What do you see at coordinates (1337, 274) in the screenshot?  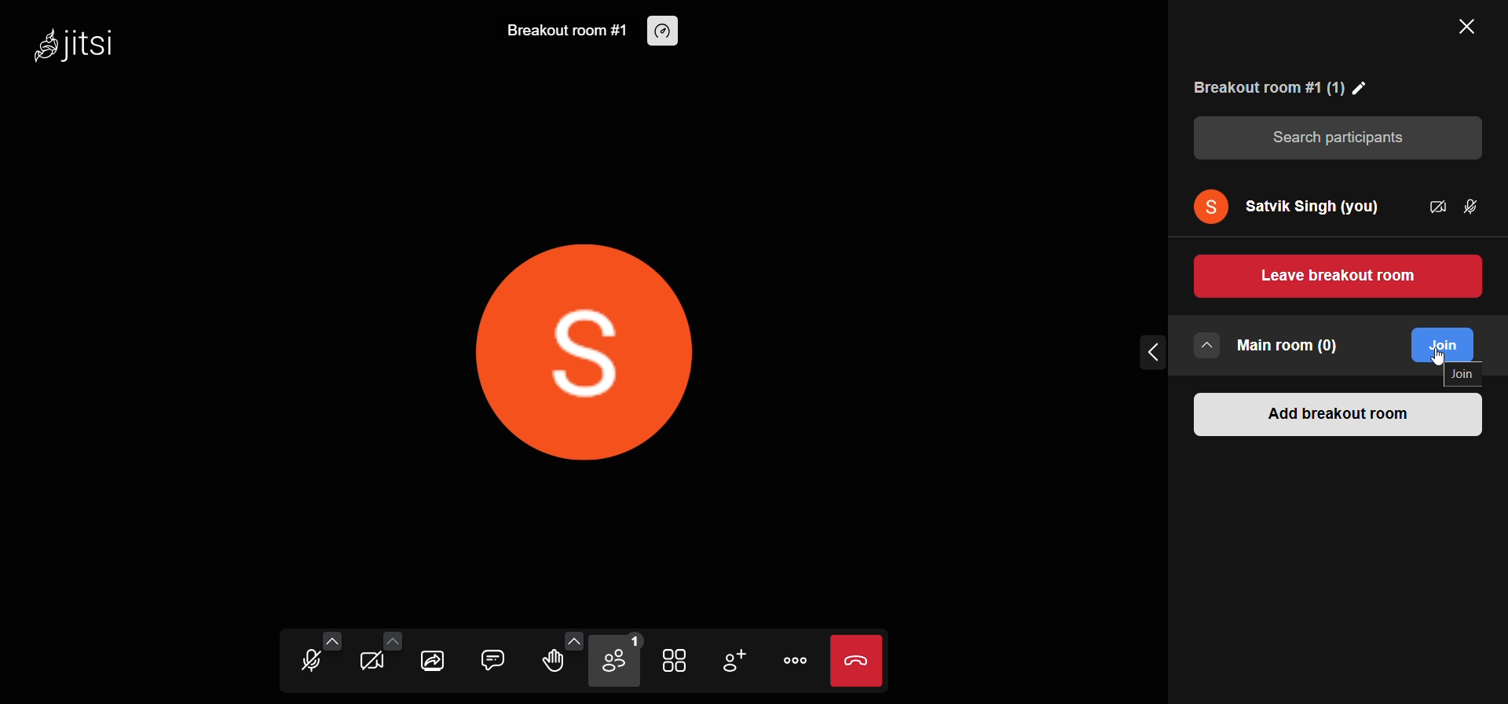 I see `leave breakout room` at bounding box center [1337, 274].